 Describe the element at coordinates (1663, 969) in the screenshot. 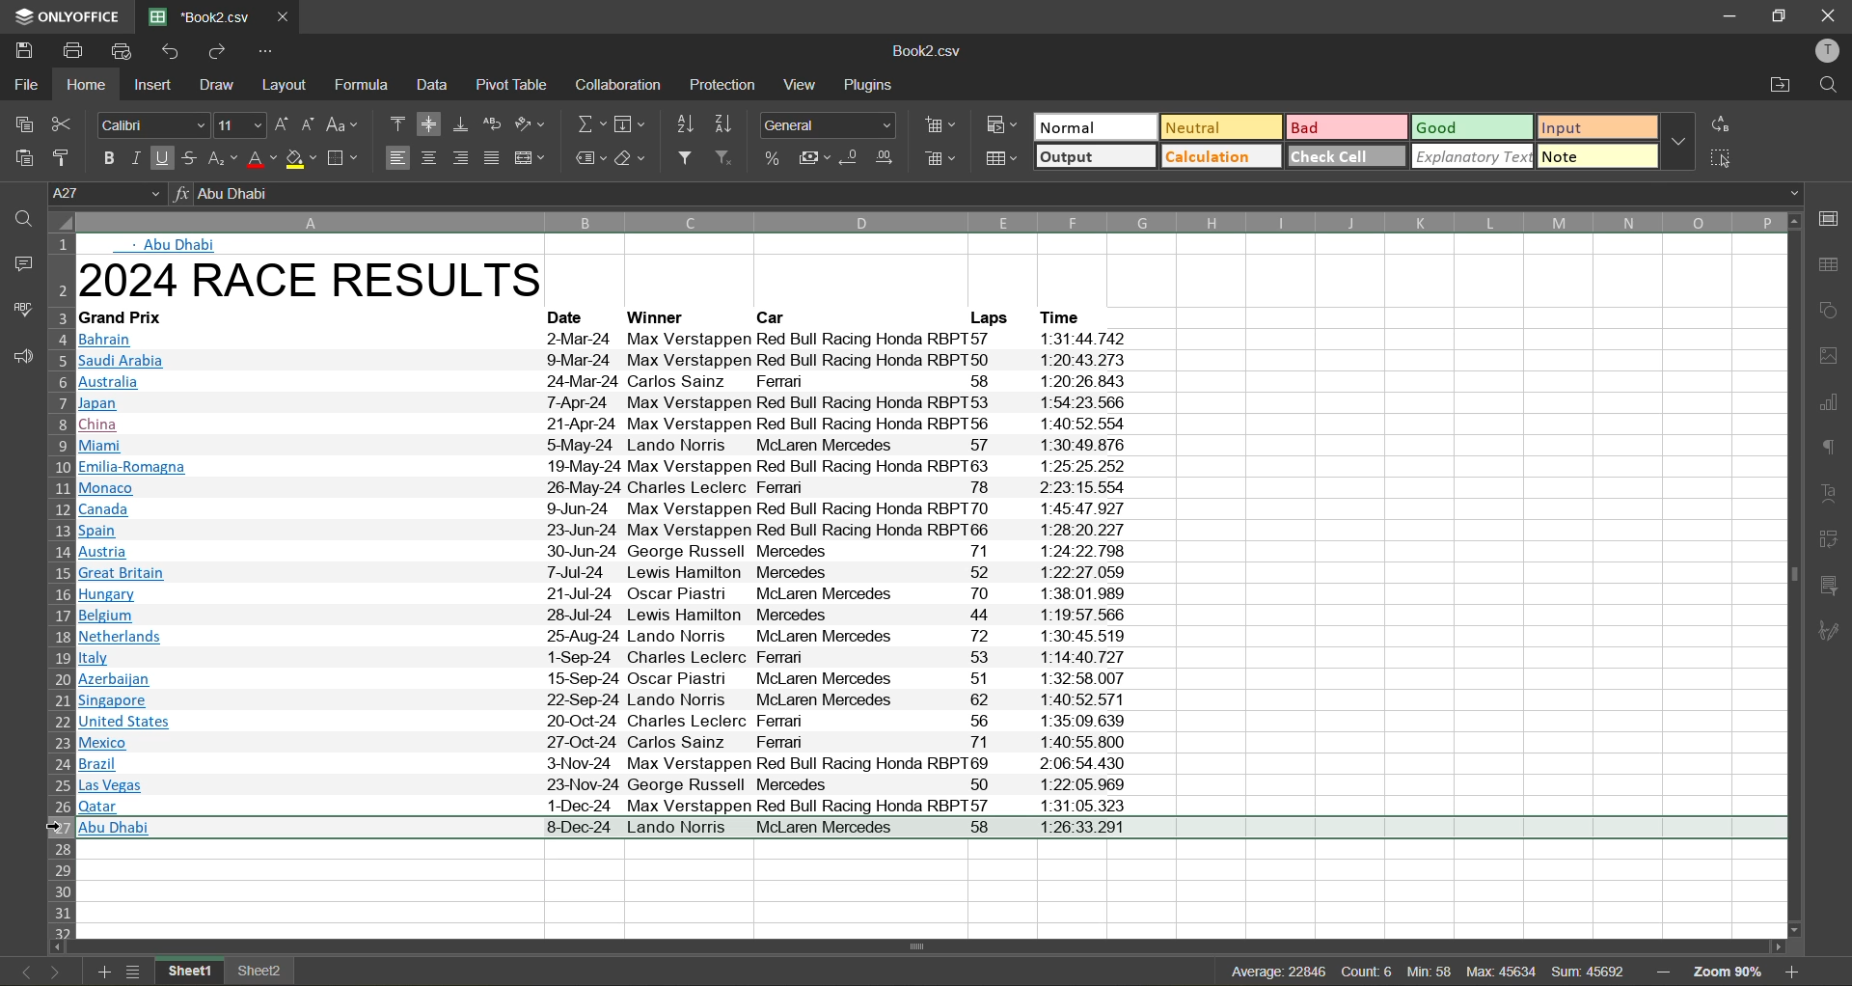

I see `zoom out` at that location.